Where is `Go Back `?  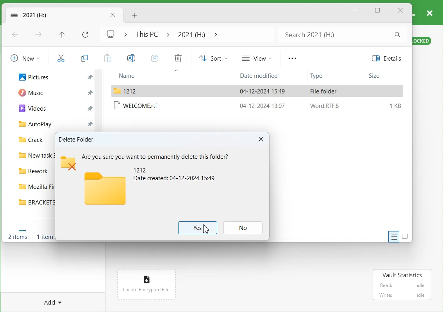
Go Back  is located at coordinates (16, 35).